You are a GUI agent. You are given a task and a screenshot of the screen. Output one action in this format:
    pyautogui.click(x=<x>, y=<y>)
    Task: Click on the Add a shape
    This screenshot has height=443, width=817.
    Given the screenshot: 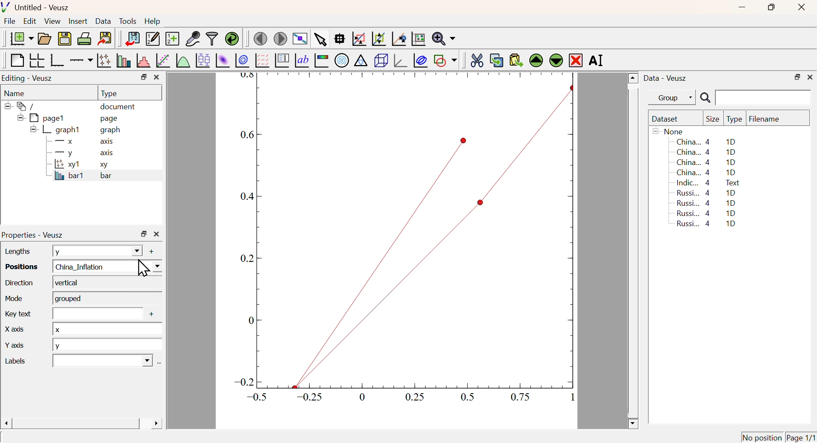 What is the action you would take?
    pyautogui.click(x=445, y=60)
    